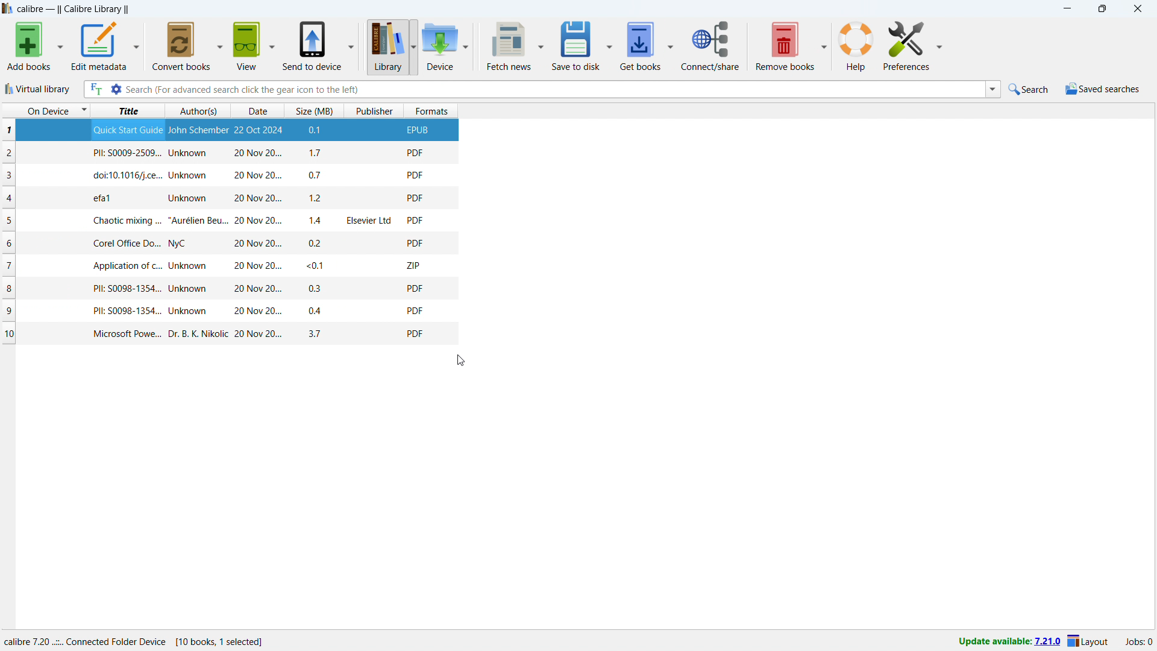 The height and width of the screenshot is (651, 1157). Describe the element at coordinates (179, 46) in the screenshot. I see `convert books` at that location.